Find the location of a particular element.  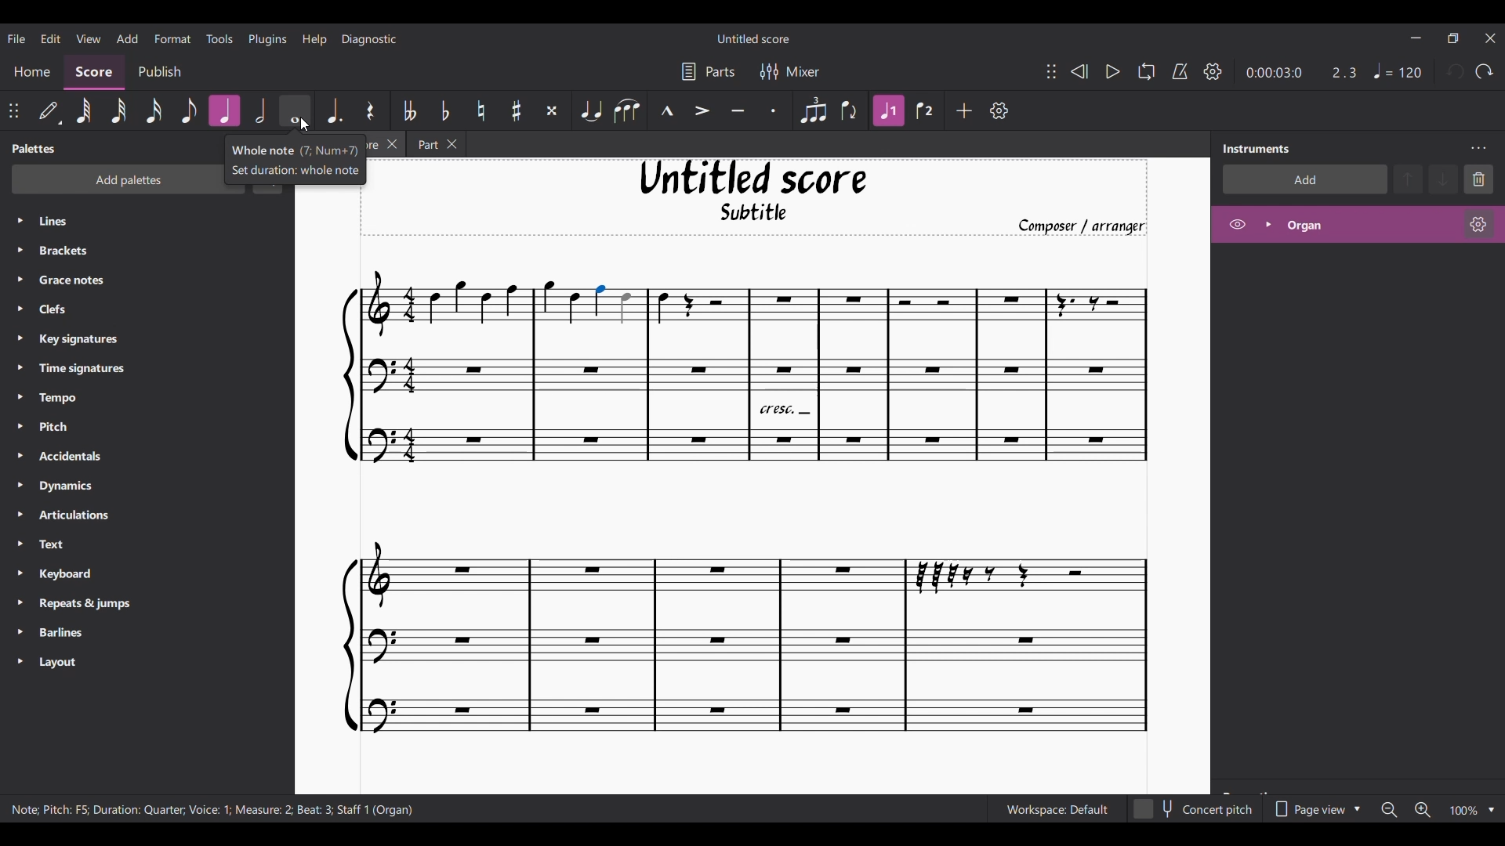

Palette title is located at coordinates (34, 148).